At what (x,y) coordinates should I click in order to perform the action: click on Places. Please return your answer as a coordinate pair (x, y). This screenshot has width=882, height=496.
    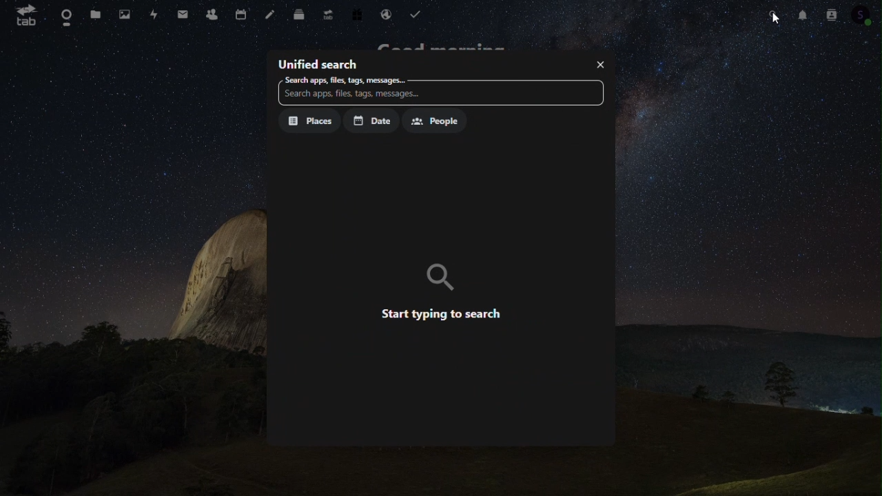
    Looking at the image, I should click on (309, 122).